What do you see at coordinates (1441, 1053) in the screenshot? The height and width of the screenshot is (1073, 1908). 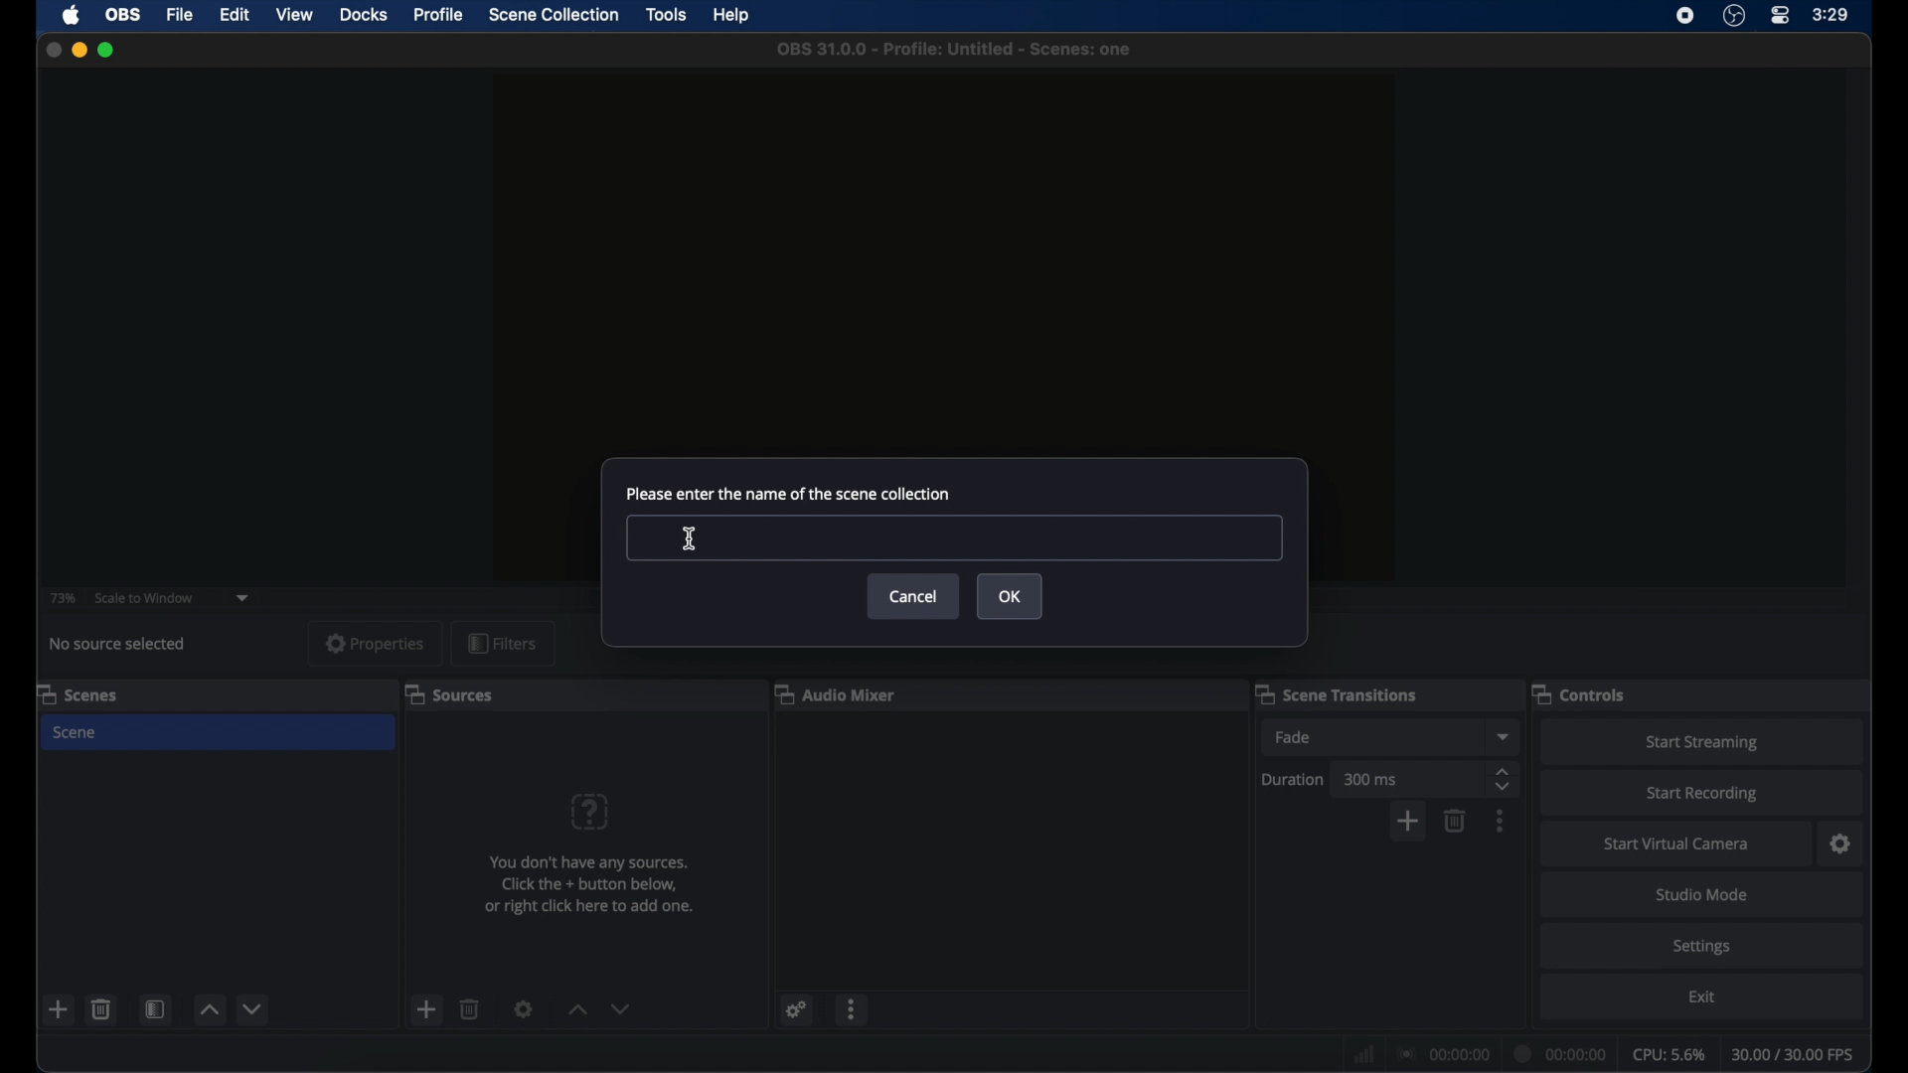 I see `connection` at bounding box center [1441, 1053].